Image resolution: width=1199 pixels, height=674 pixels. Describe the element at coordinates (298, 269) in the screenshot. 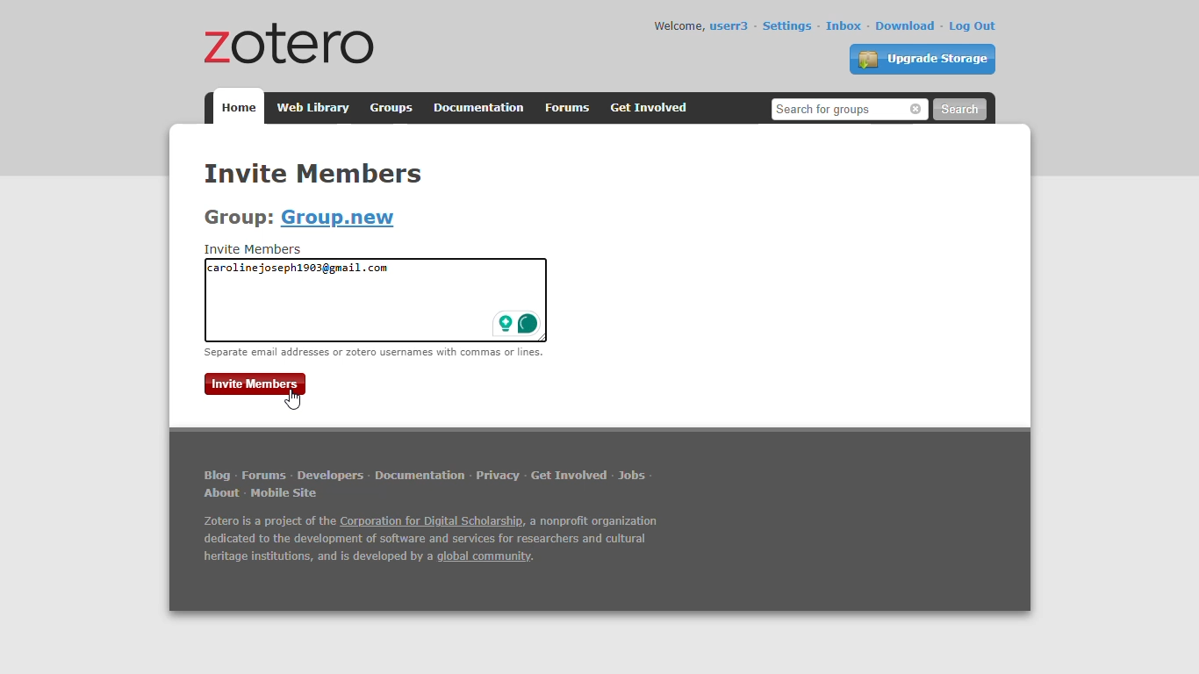

I see `email added for invite` at that location.